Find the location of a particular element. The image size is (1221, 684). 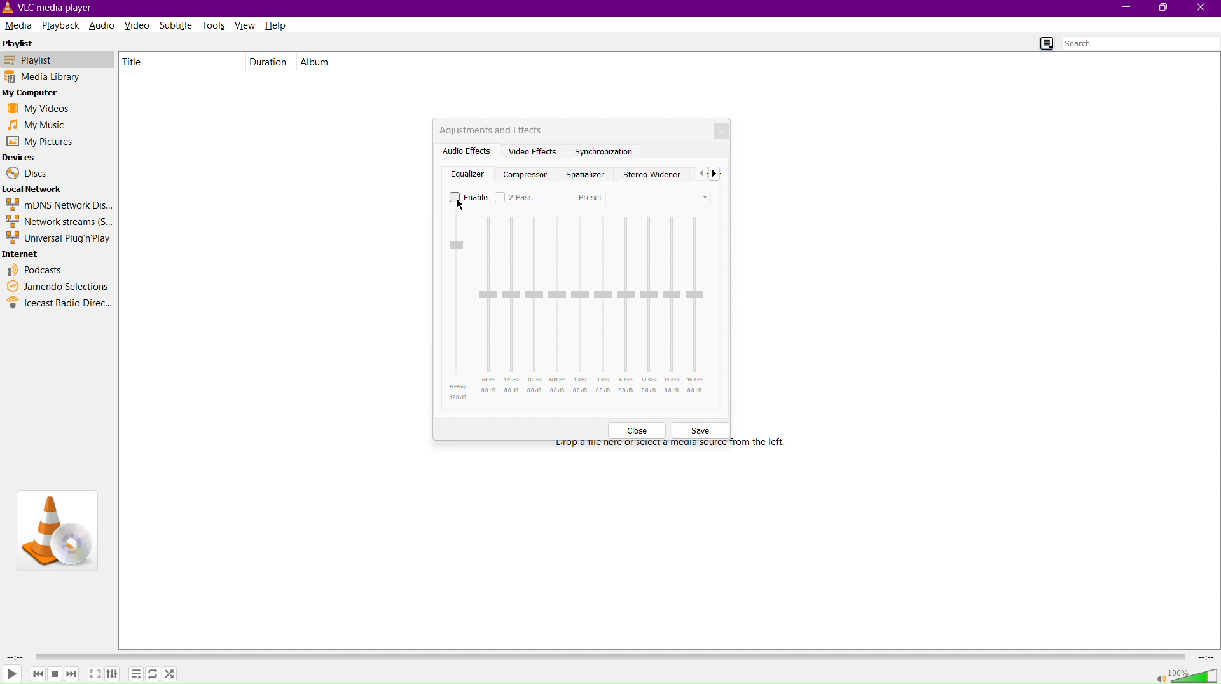

Preamp is located at coordinates (459, 306).